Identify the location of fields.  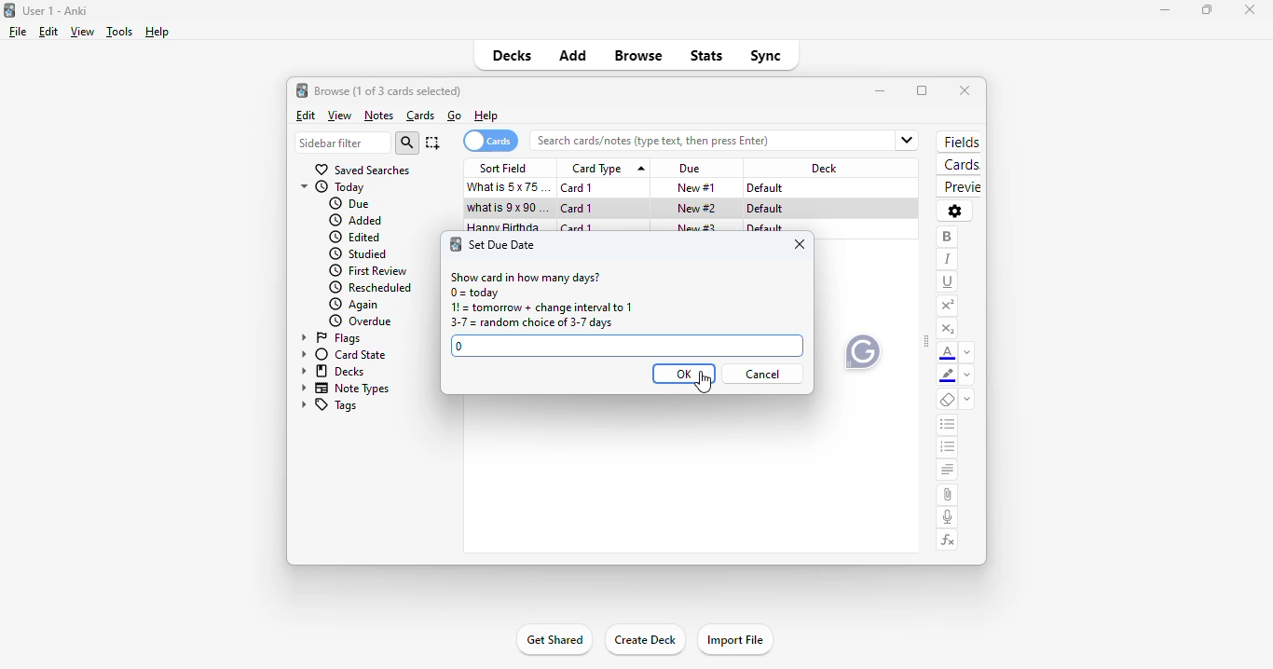
(959, 142).